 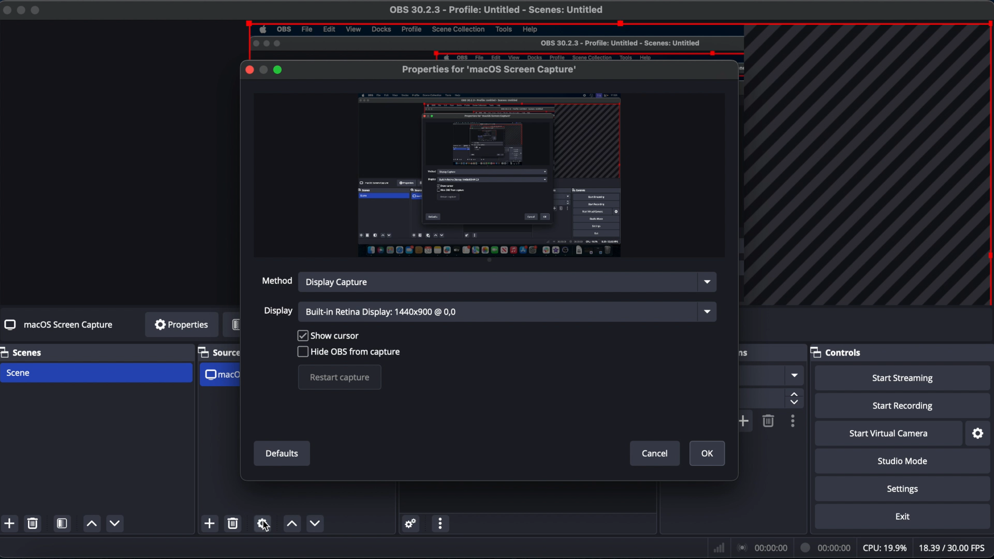 I want to click on start virtual camera, so click(x=889, y=434).